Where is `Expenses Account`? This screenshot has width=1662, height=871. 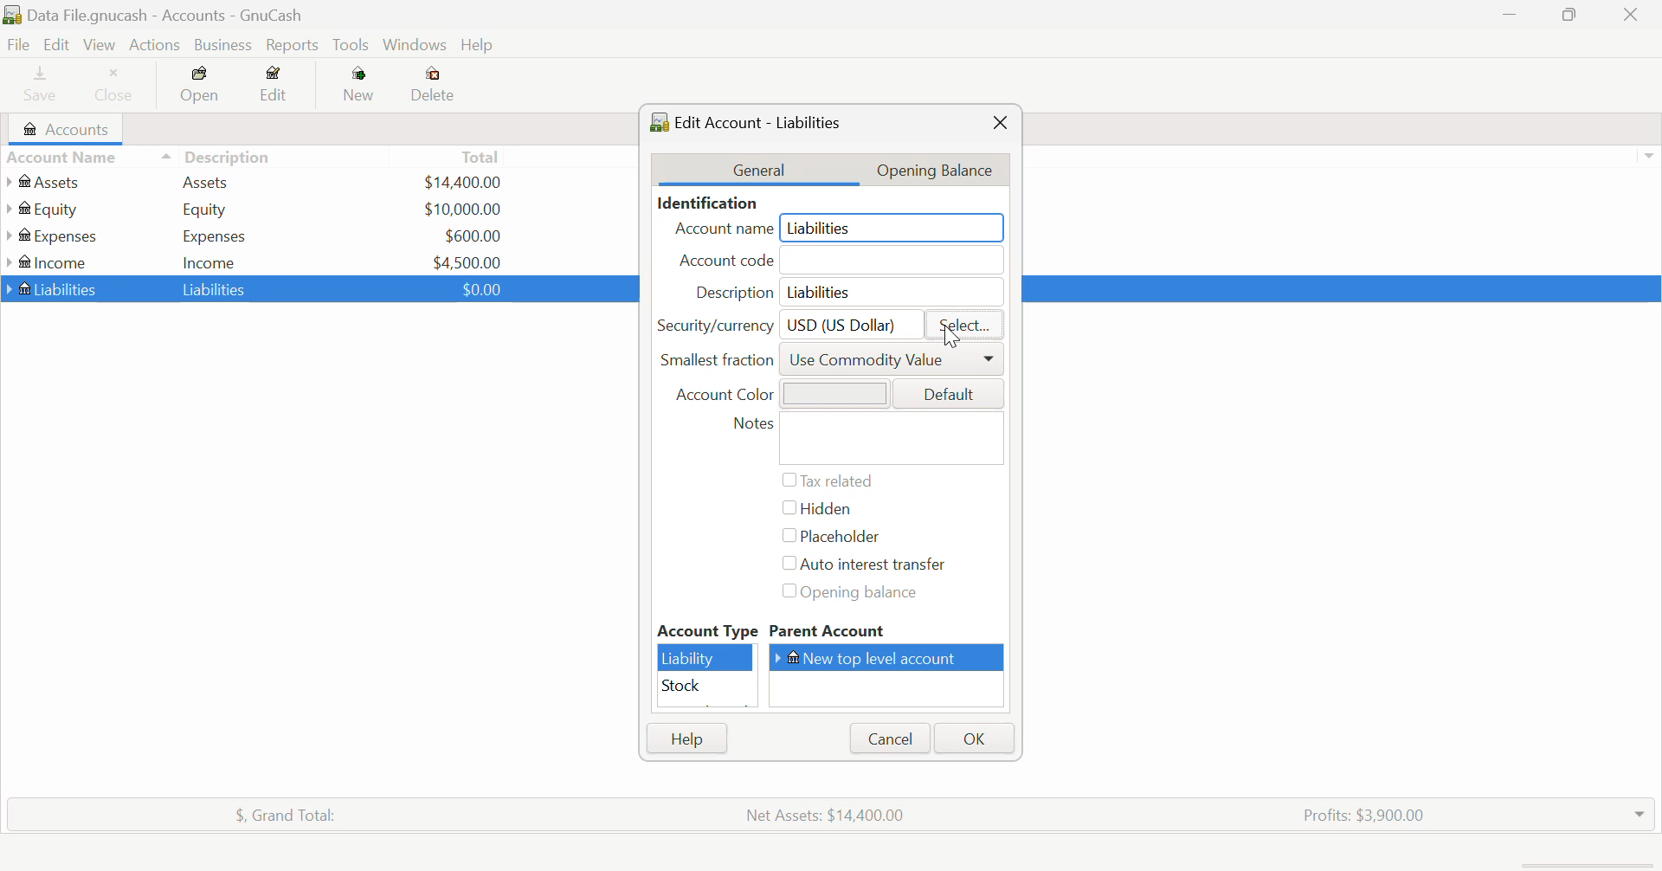
Expenses Account is located at coordinates (50, 235).